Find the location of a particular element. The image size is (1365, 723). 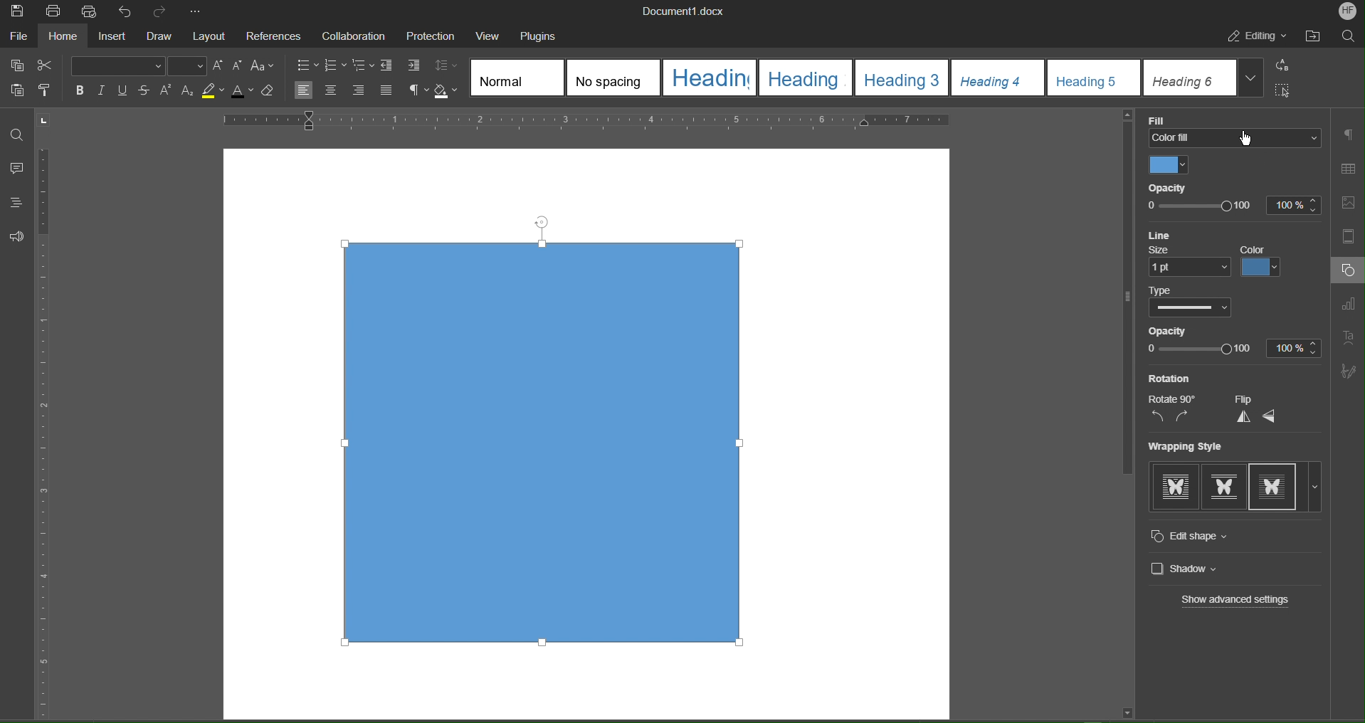

Redo is located at coordinates (160, 11).